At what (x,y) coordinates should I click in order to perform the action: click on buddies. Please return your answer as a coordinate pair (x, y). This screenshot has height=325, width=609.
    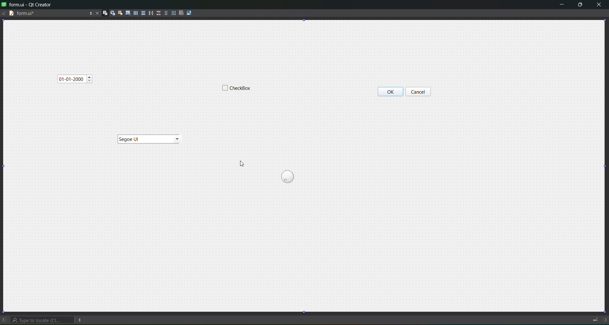
    Looking at the image, I should click on (119, 13).